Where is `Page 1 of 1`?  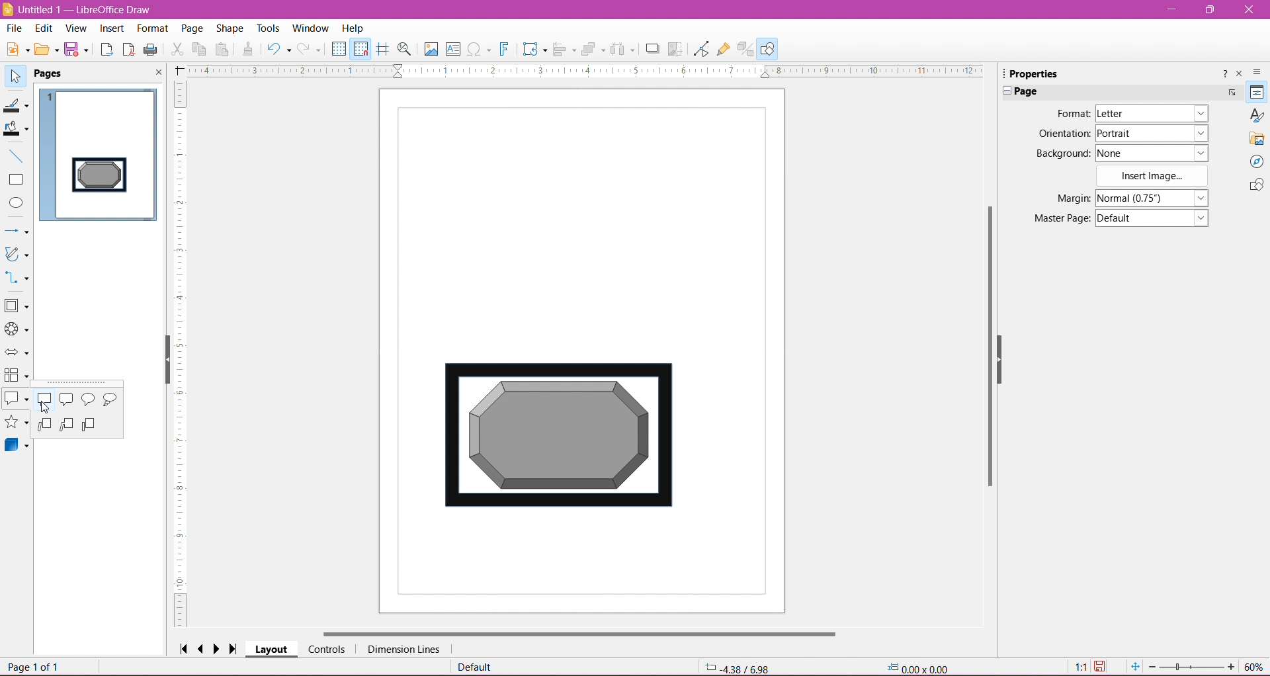
Page 1 of 1 is located at coordinates (36, 667).